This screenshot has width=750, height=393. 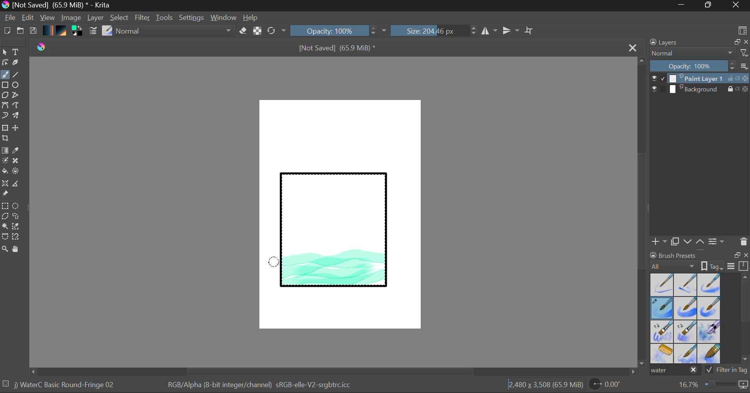 I want to click on Layer Opacity, so click(x=700, y=66).